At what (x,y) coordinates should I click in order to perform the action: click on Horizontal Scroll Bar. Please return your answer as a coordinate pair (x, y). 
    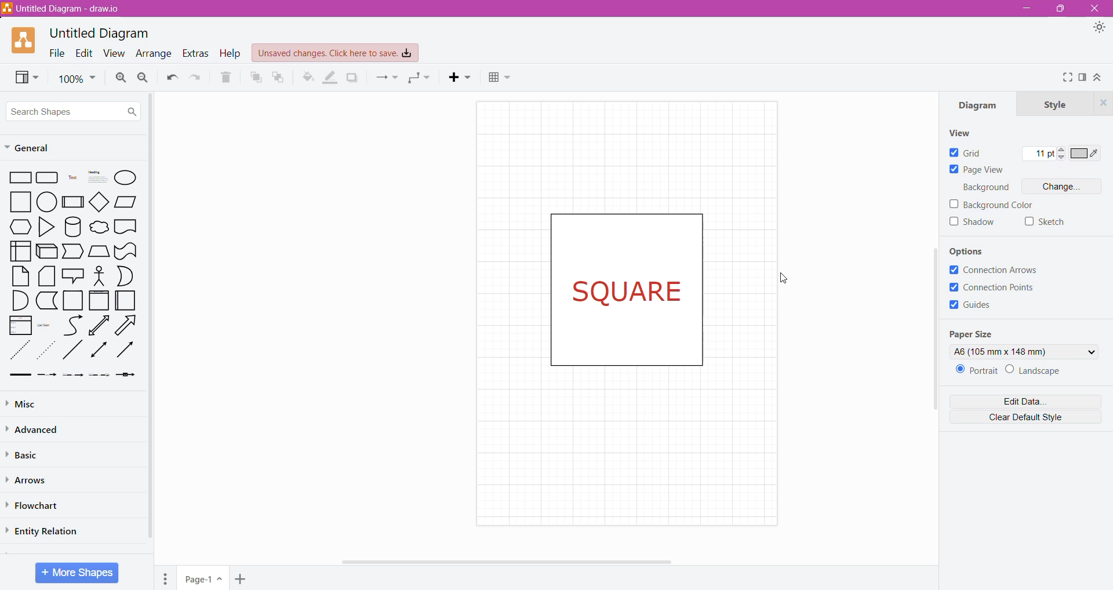
    Looking at the image, I should click on (512, 562).